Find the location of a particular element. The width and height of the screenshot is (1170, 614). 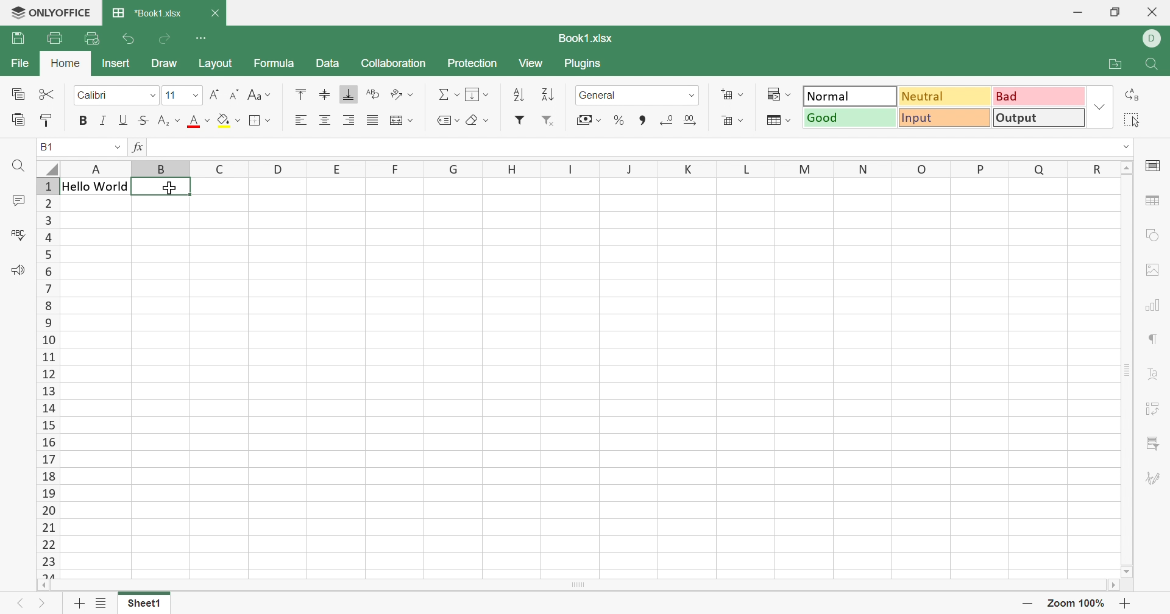

Align center is located at coordinates (326, 121).